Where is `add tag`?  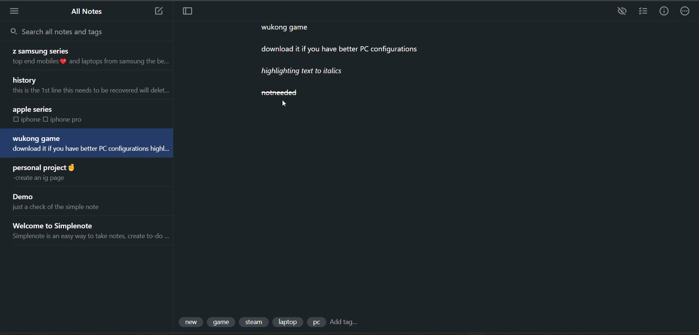
add tag is located at coordinates (346, 323).